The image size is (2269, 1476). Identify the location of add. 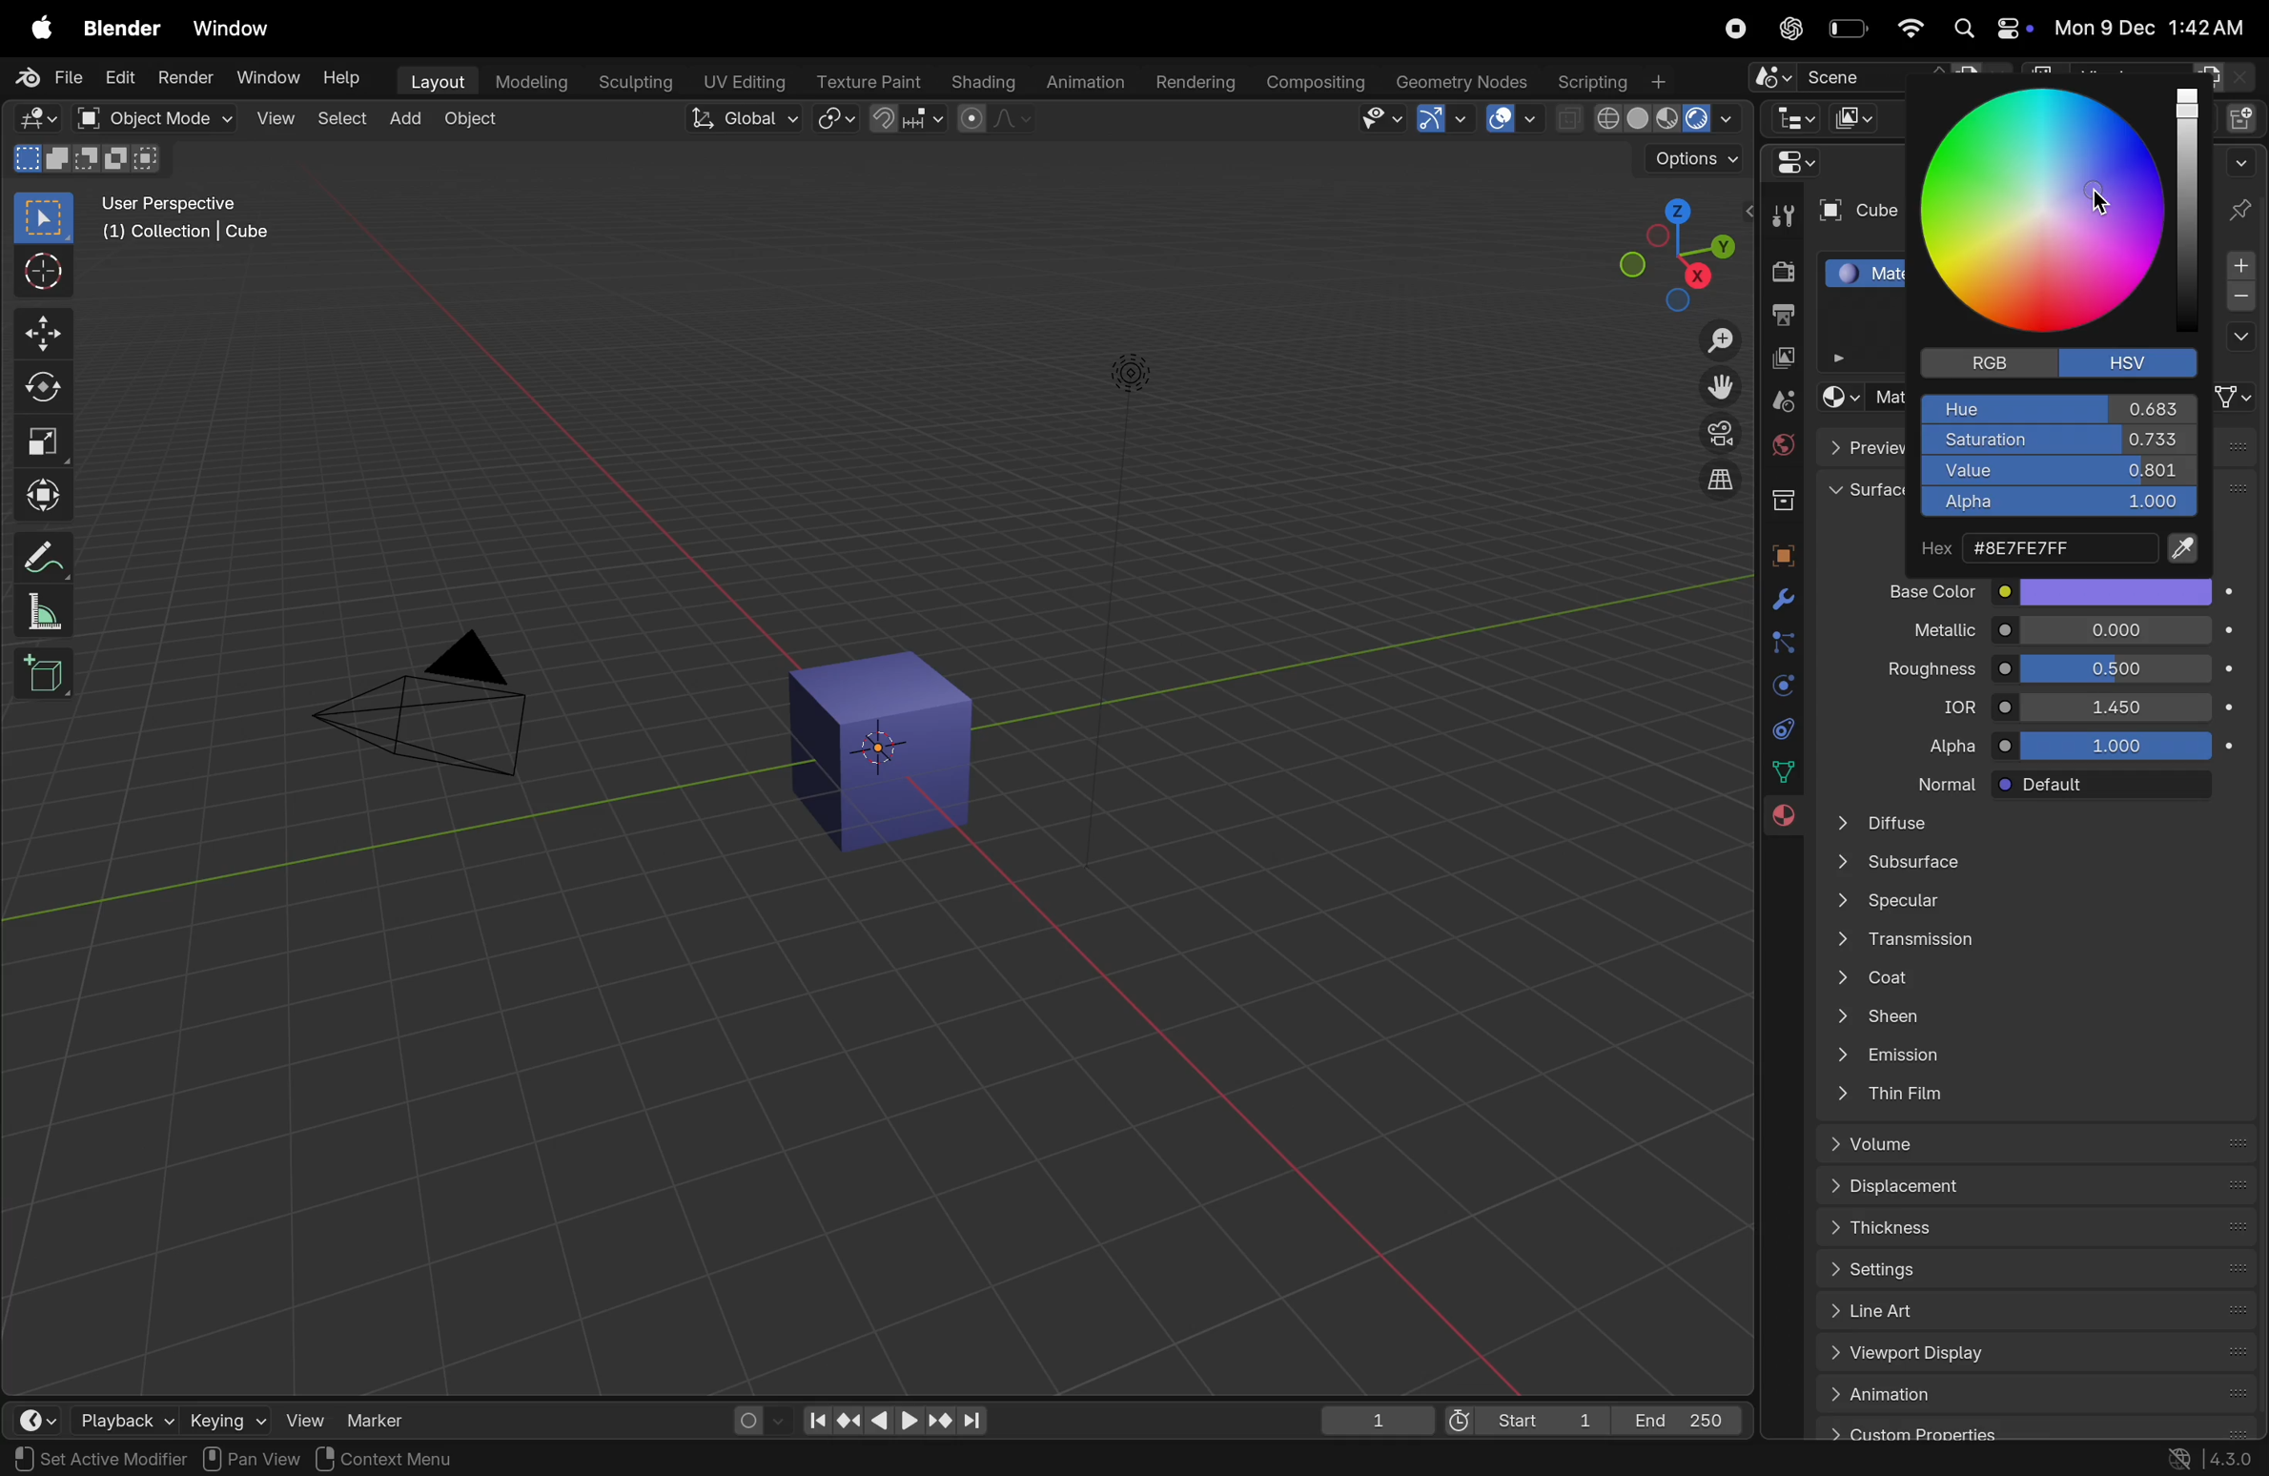
(404, 121).